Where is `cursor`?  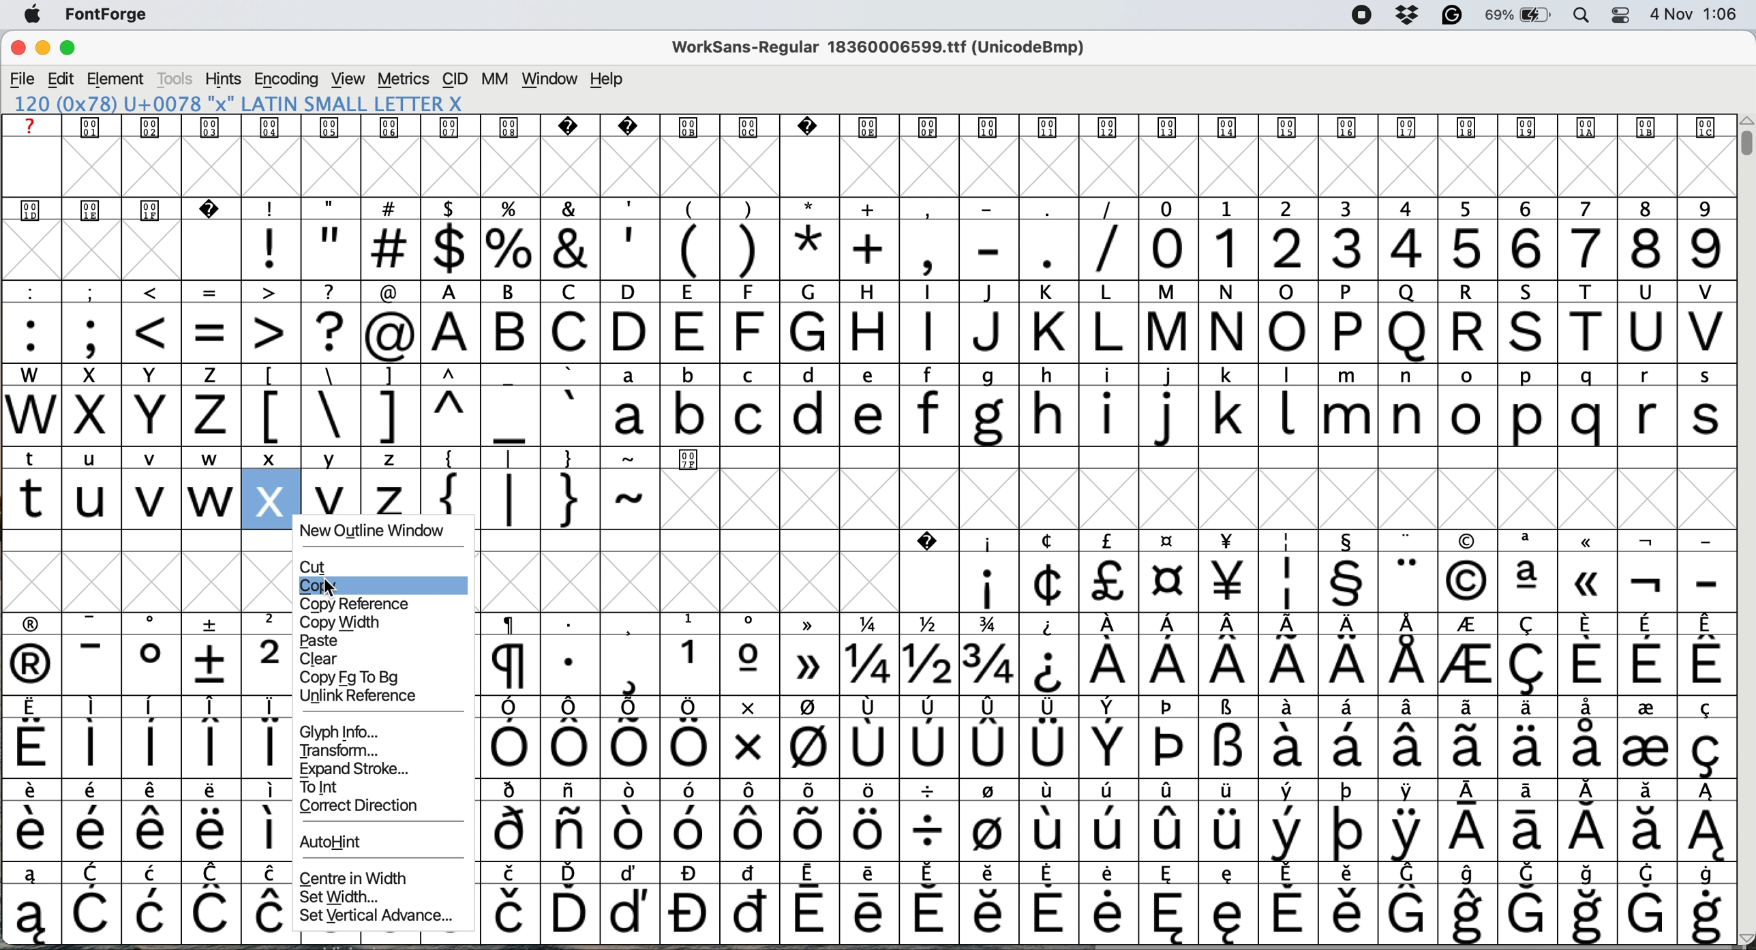 cursor is located at coordinates (331, 587).